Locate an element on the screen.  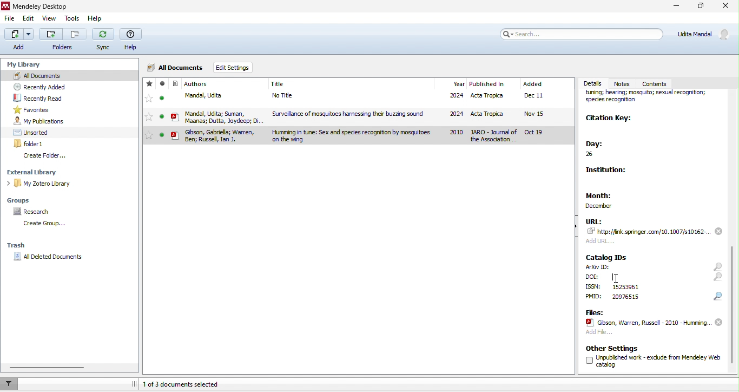
notes is located at coordinates (624, 83).